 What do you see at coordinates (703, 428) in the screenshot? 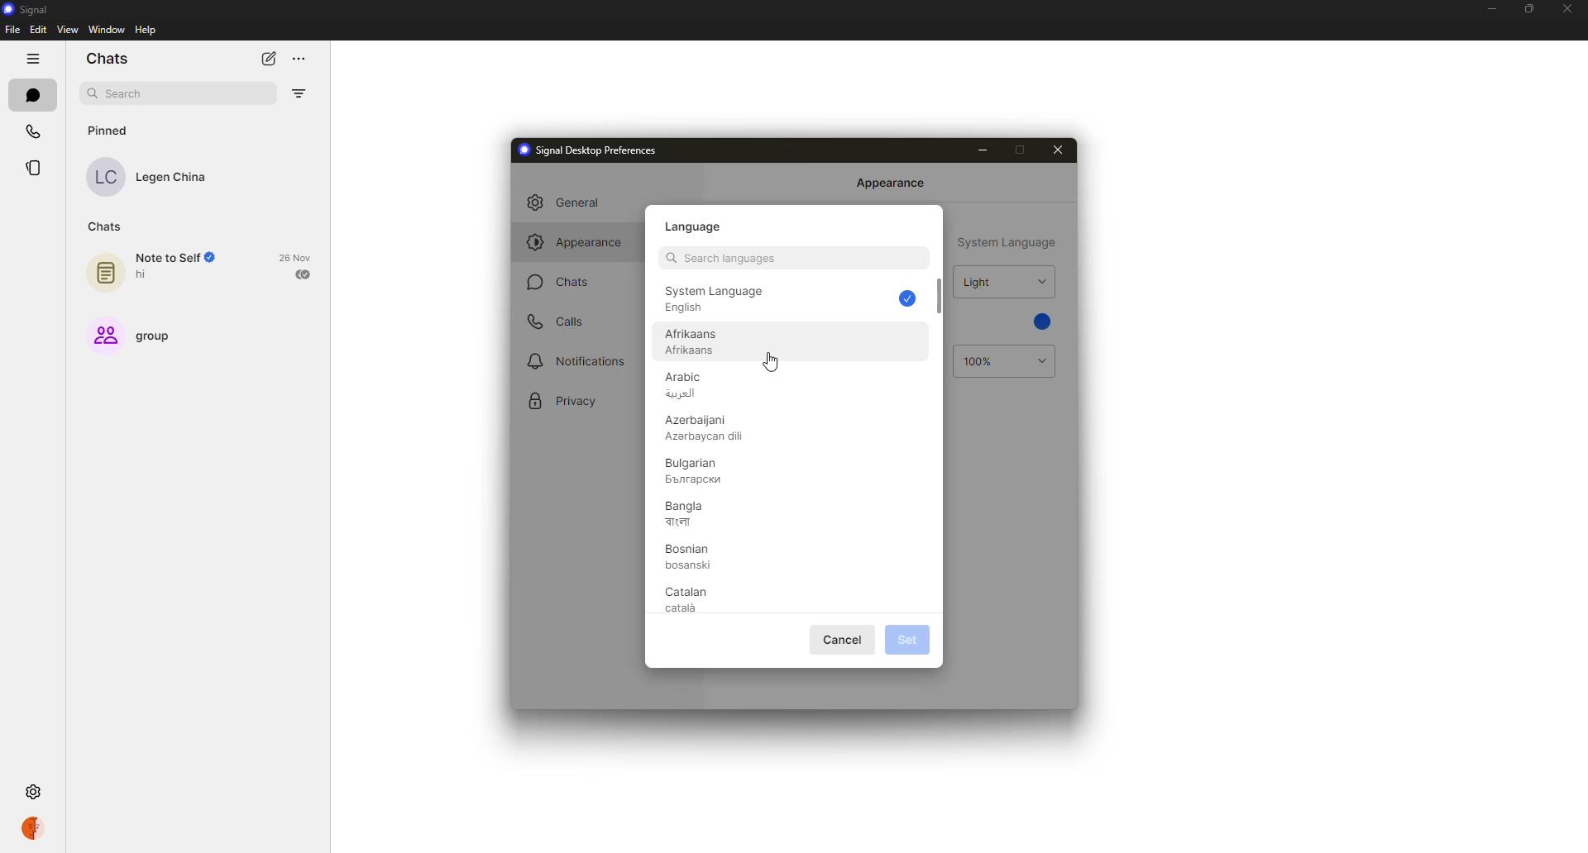
I see `azerbaijani` at bounding box center [703, 428].